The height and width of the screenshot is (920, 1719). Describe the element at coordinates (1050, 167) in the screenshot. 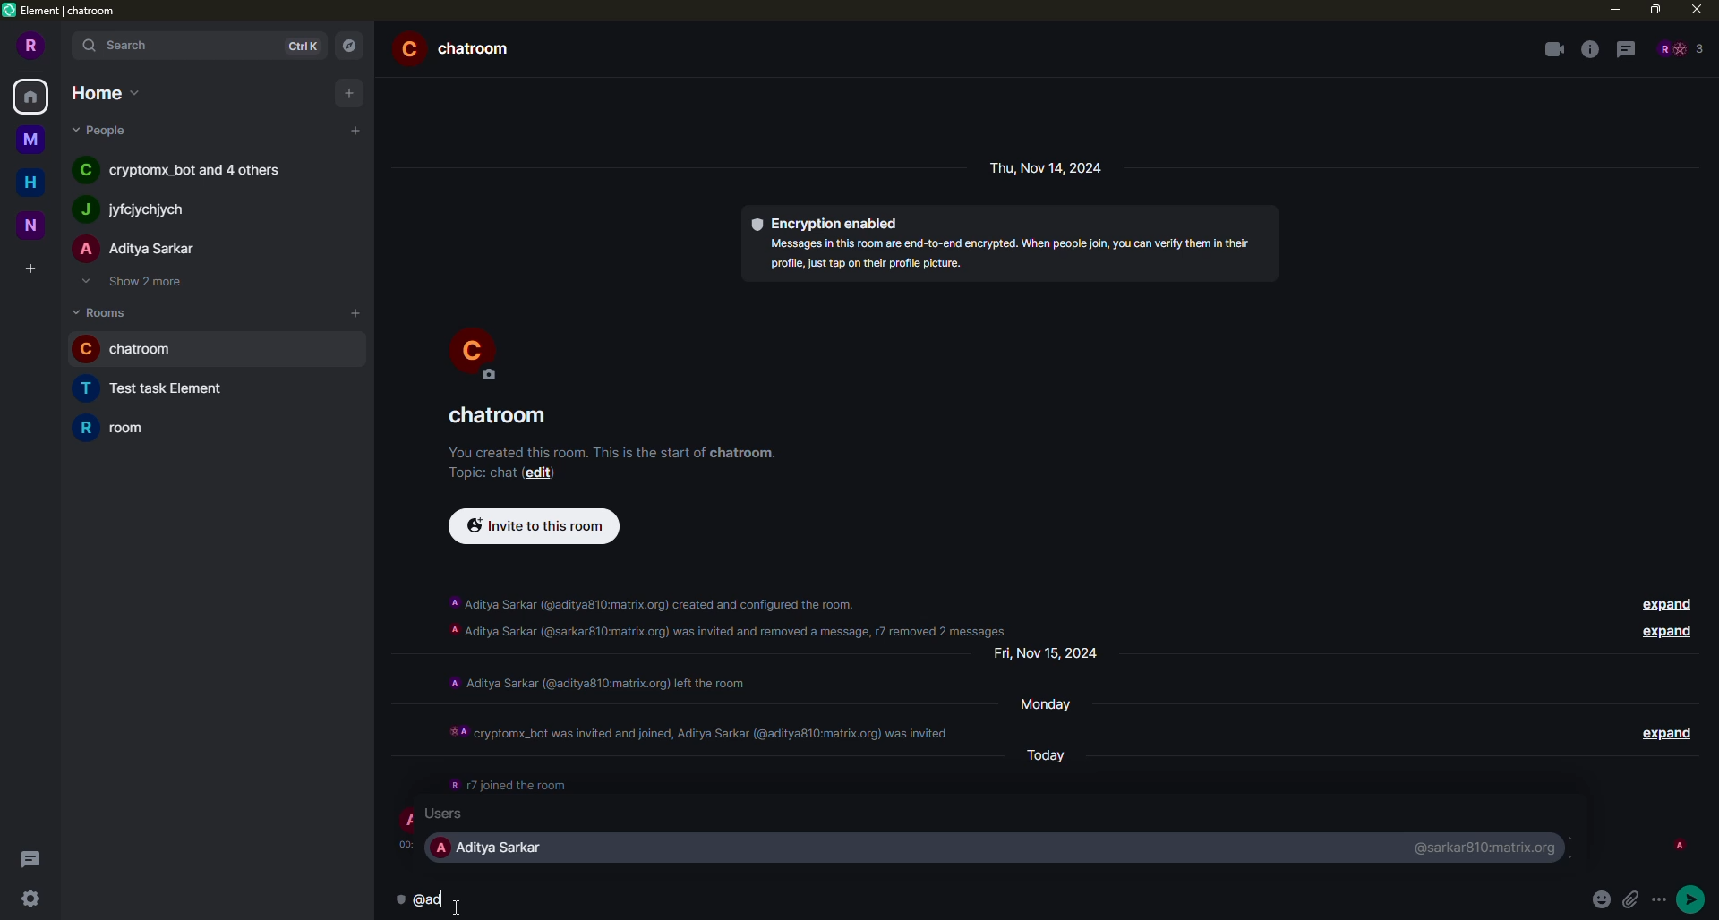

I see `day` at that location.